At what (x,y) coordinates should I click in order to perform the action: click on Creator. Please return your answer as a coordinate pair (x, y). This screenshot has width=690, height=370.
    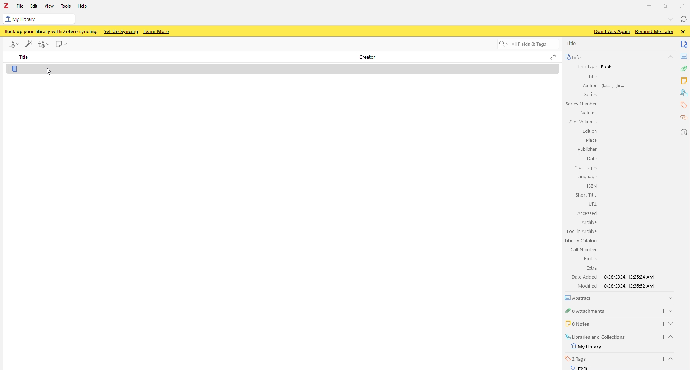
    Looking at the image, I should click on (366, 58).